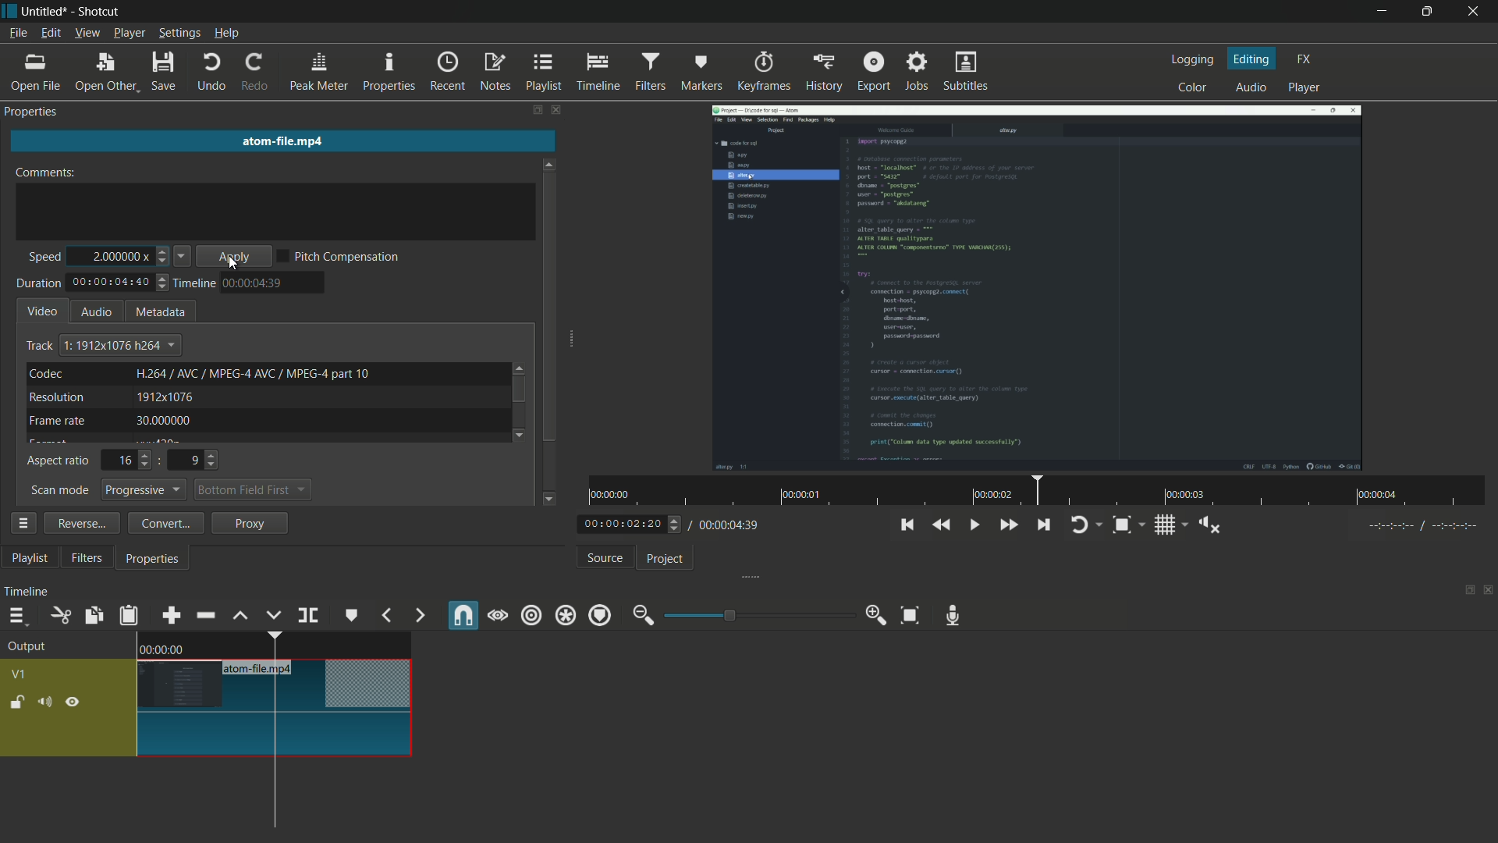 The width and height of the screenshot is (1498, 843). I want to click on next marker, so click(418, 615).